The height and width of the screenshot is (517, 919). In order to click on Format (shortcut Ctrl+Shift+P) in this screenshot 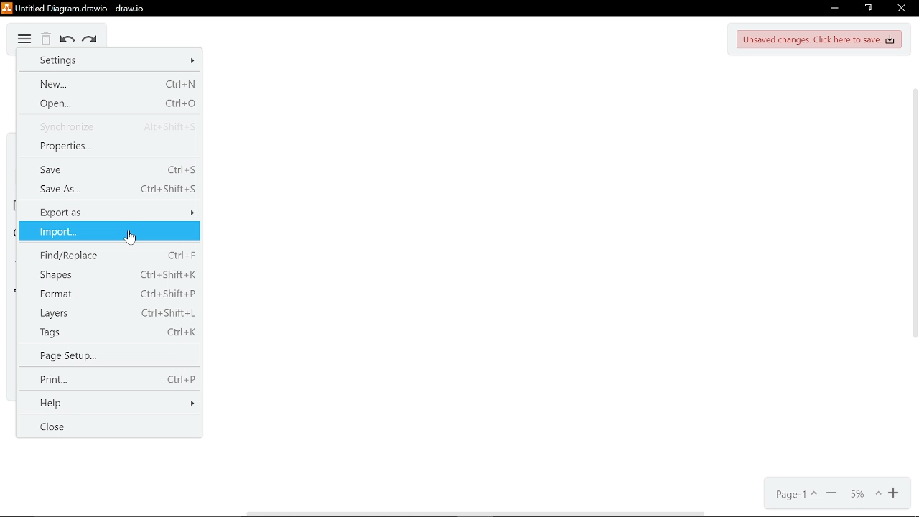, I will do `click(109, 294)`.